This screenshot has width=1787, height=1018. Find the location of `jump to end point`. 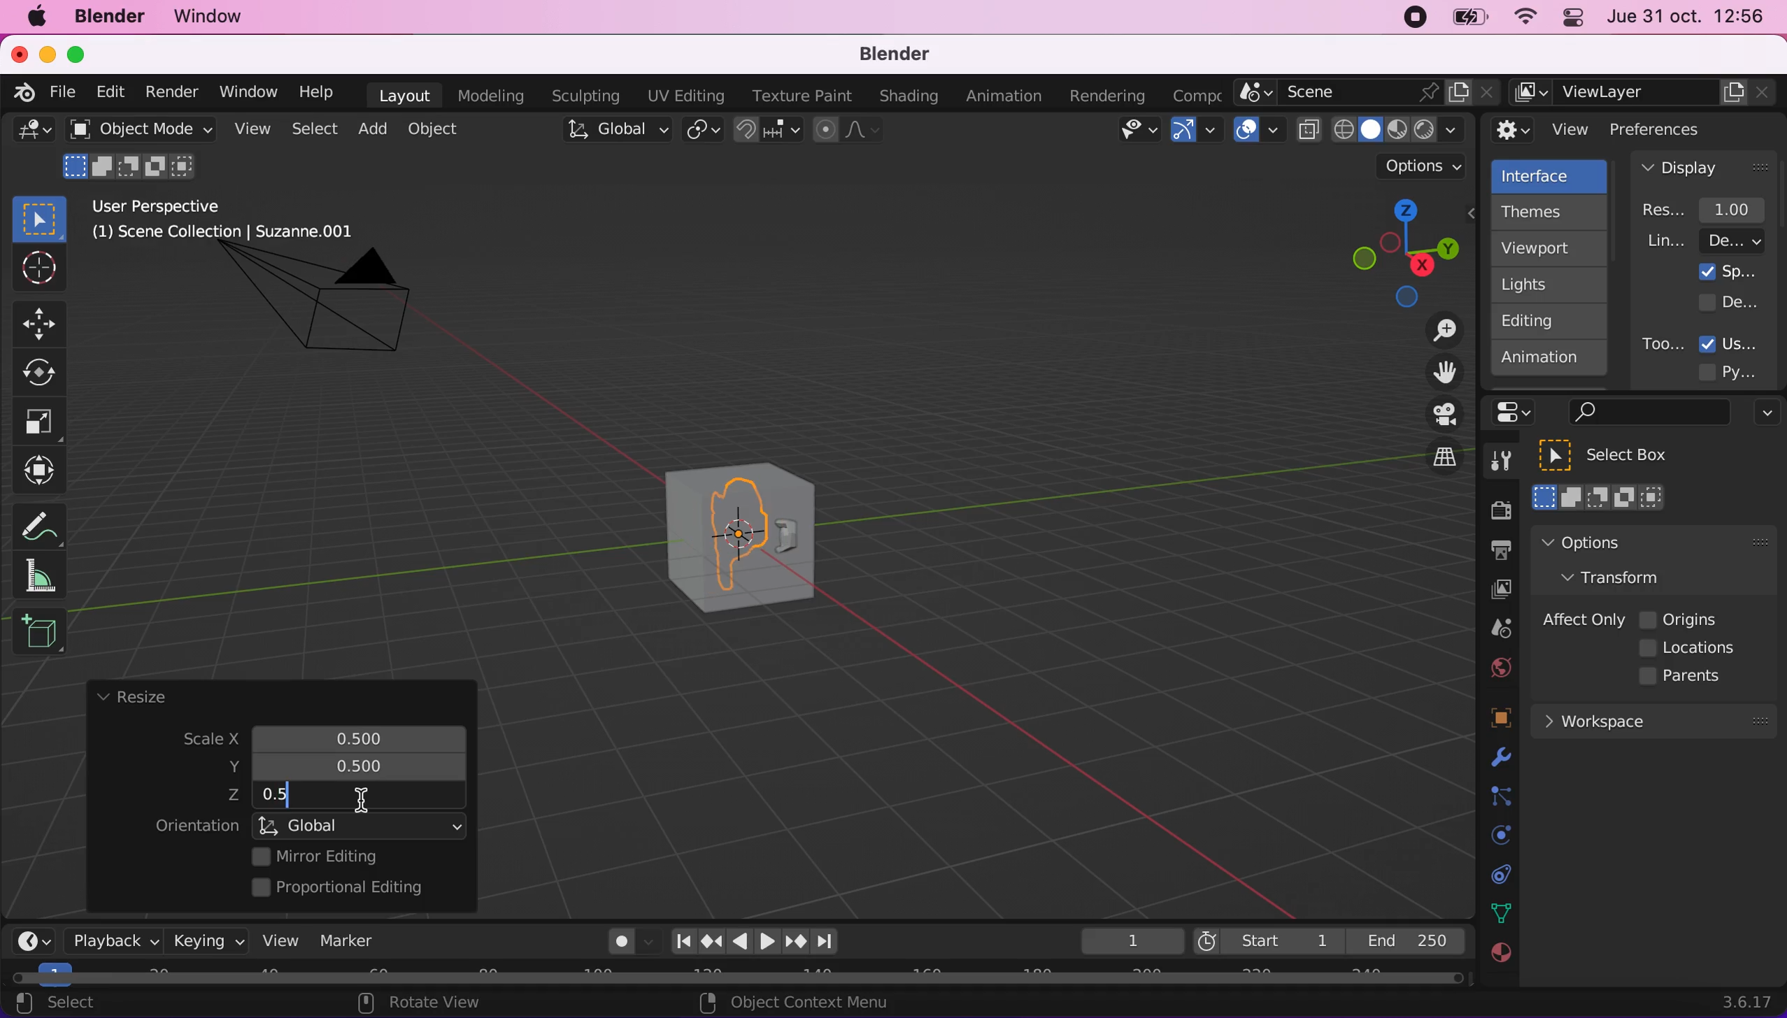

jump to end point is located at coordinates (679, 942).